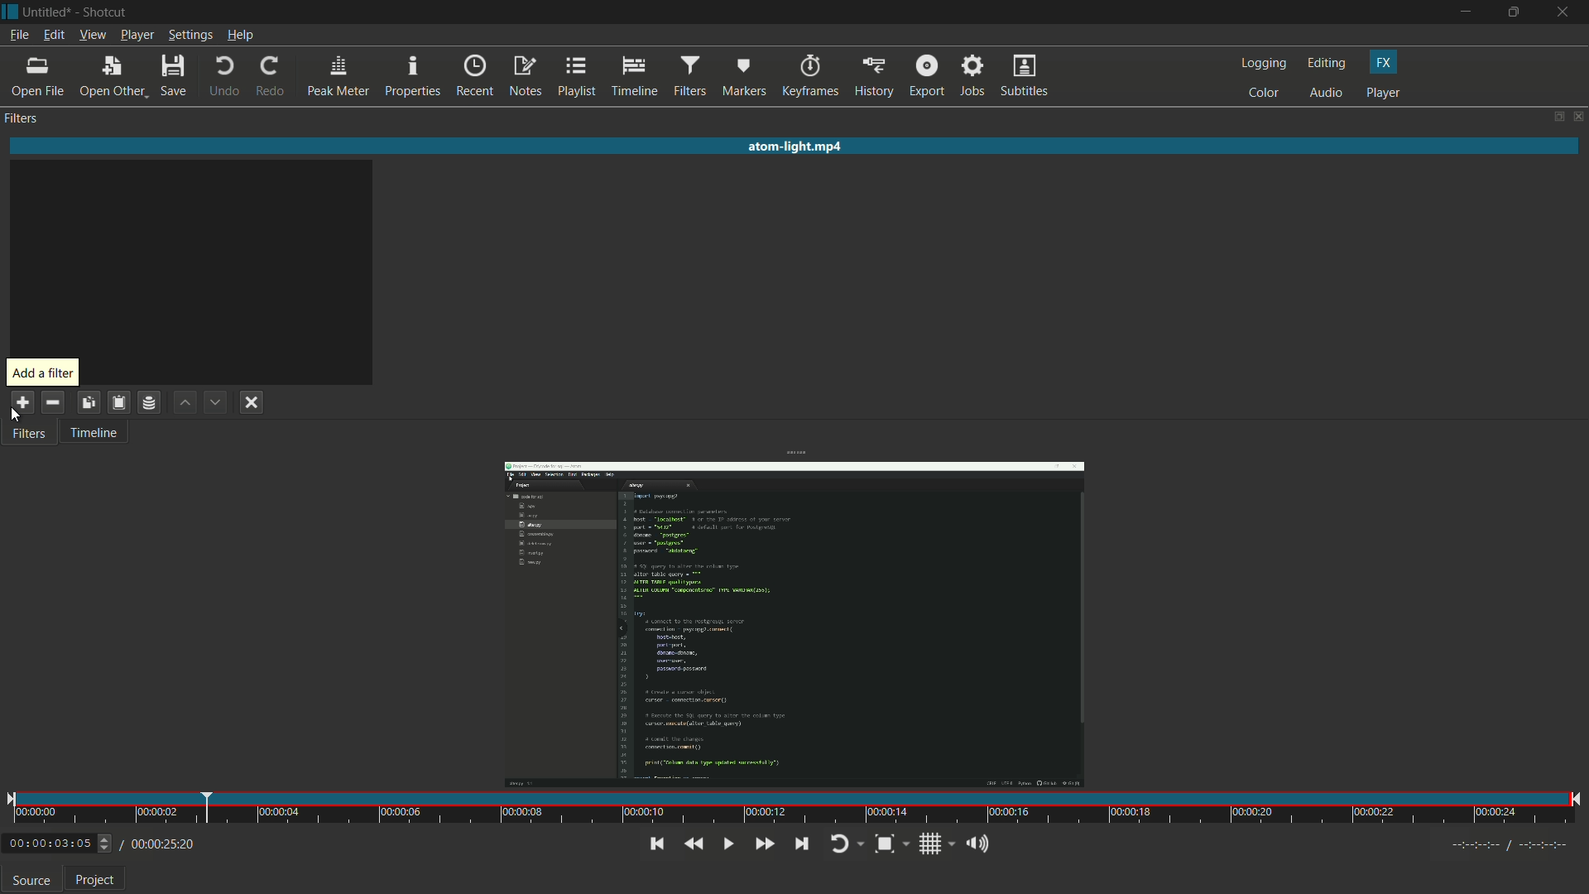 Image resolution: width=1589 pixels, height=894 pixels. I want to click on file menu, so click(18, 35).